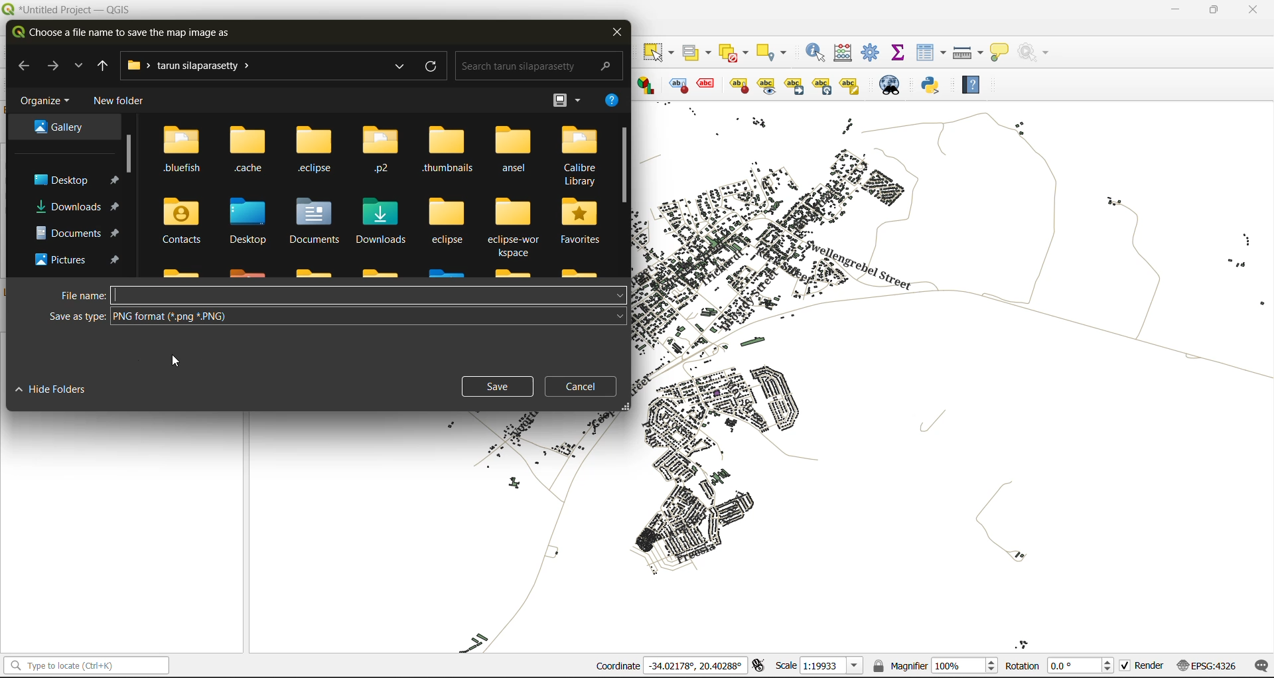  Describe the element at coordinates (338, 294) in the screenshot. I see `file name` at that location.